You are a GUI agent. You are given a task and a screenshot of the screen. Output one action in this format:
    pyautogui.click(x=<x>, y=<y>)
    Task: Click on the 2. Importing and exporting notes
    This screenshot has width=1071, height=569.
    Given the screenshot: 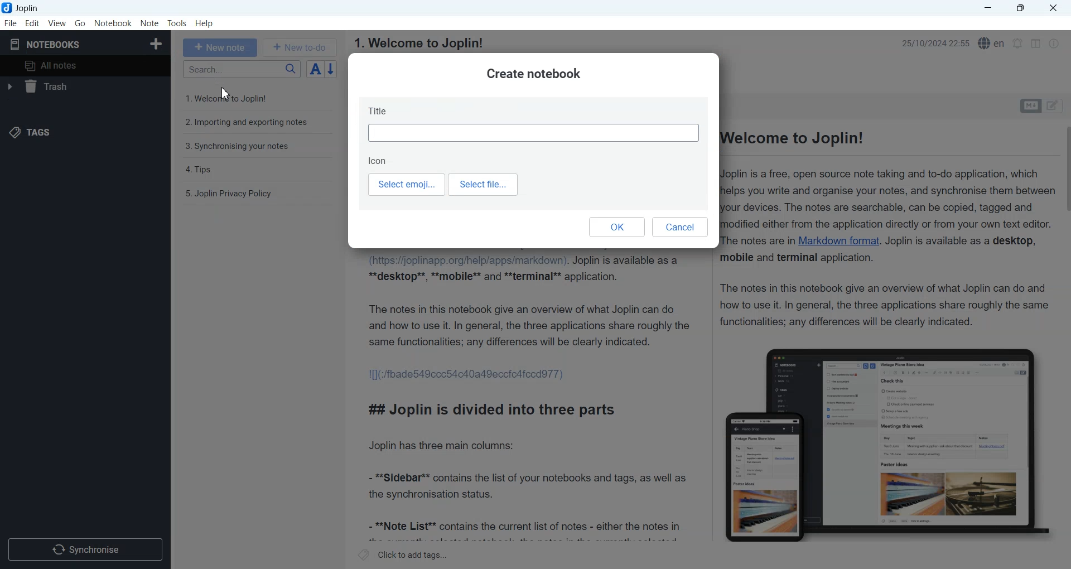 What is the action you would take?
    pyautogui.click(x=248, y=124)
    